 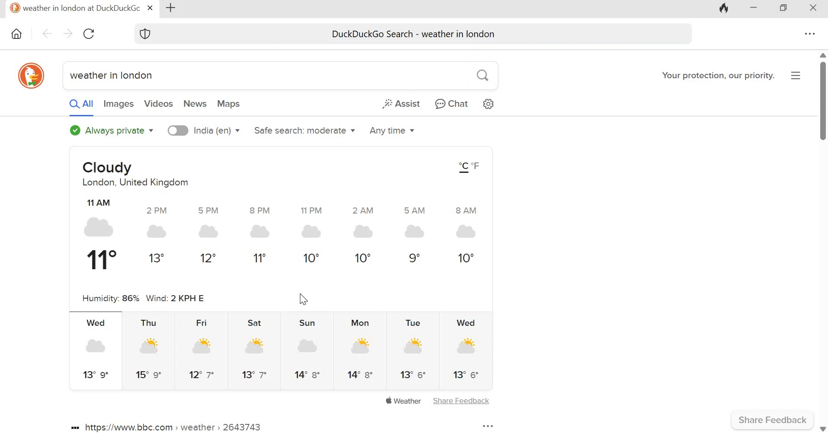 What do you see at coordinates (254, 323) in the screenshot?
I see `Sat` at bounding box center [254, 323].